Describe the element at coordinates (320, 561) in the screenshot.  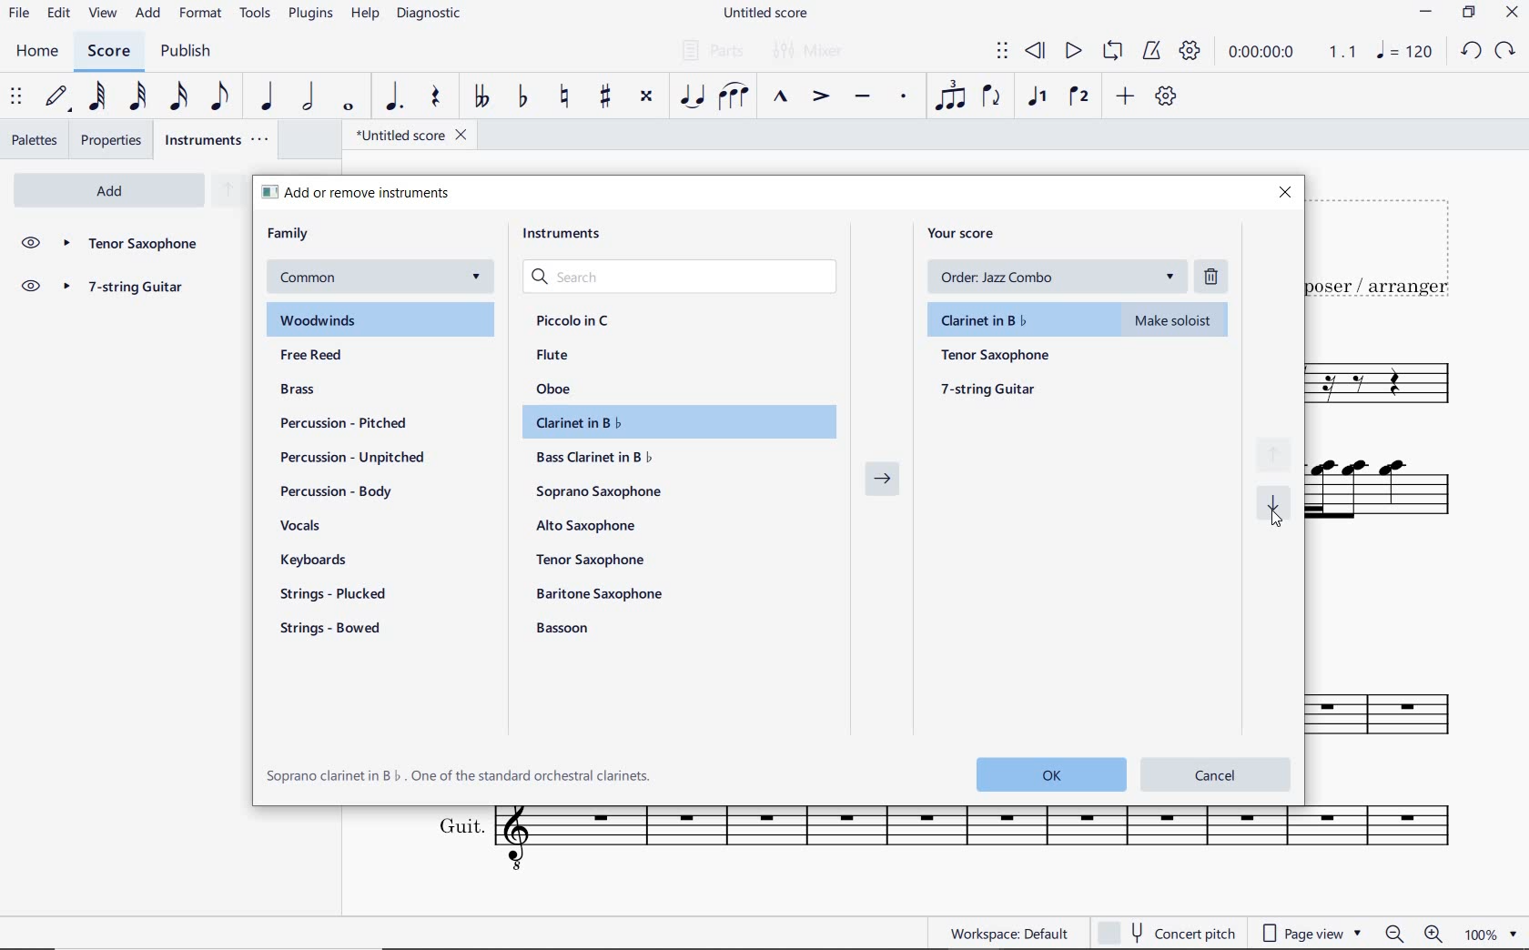
I see `keyboards` at that location.